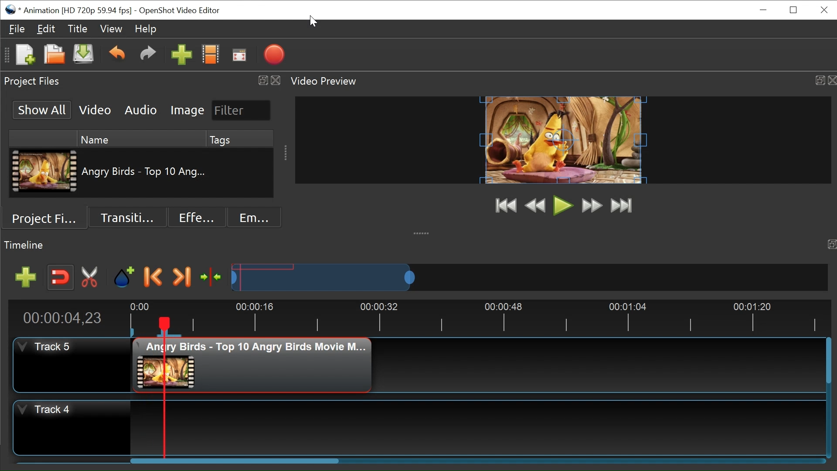 The width and height of the screenshot is (837, 471). I want to click on Fast Forward, so click(592, 207).